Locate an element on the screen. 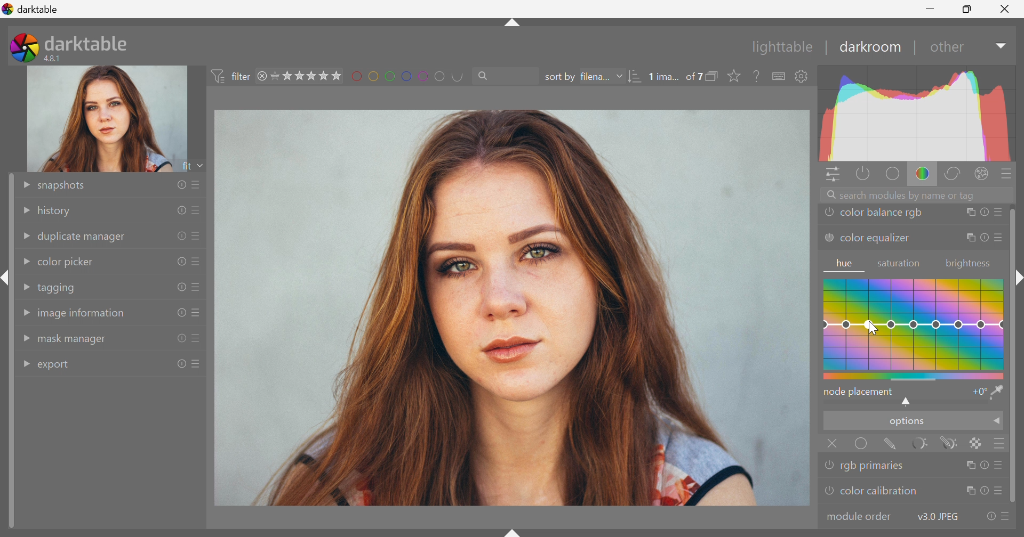 Image resolution: width=1024 pixels, height=537 pixels. Collapse  is located at coordinates (1019, 278).